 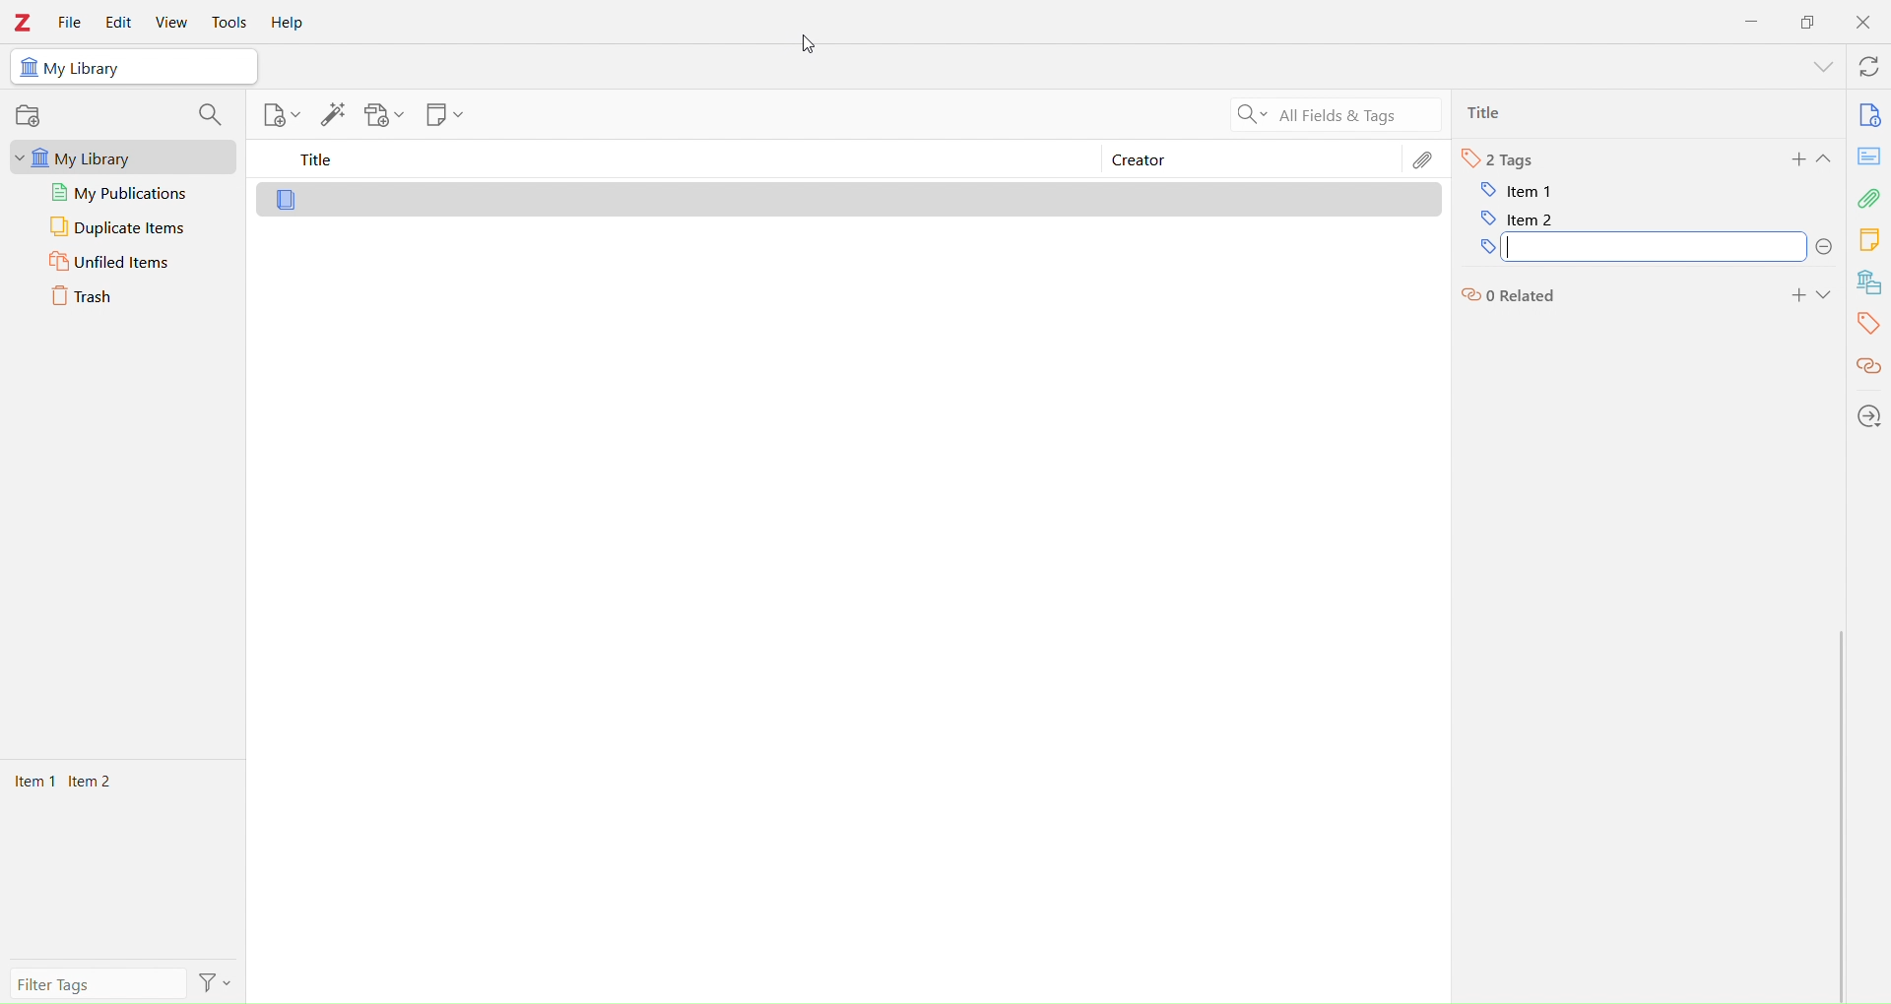 I want to click on item 1, so click(x=1520, y=190).